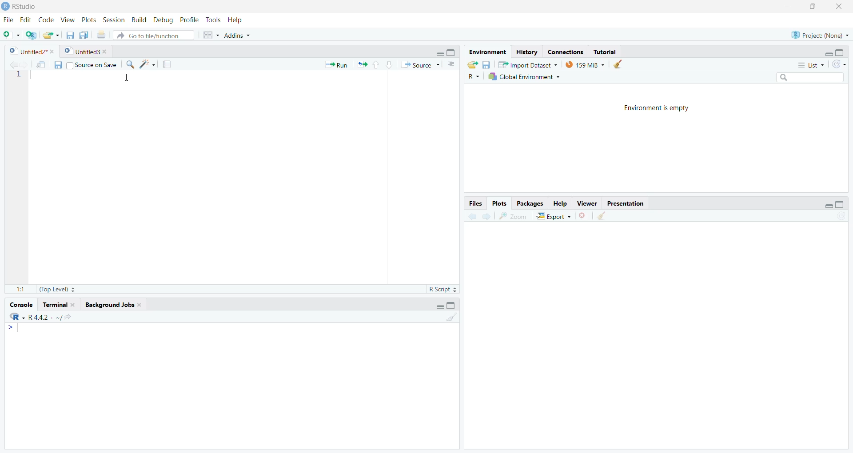 The width and height of the screenshot is (853, 453). I want to click on Session, so click(114, 21).